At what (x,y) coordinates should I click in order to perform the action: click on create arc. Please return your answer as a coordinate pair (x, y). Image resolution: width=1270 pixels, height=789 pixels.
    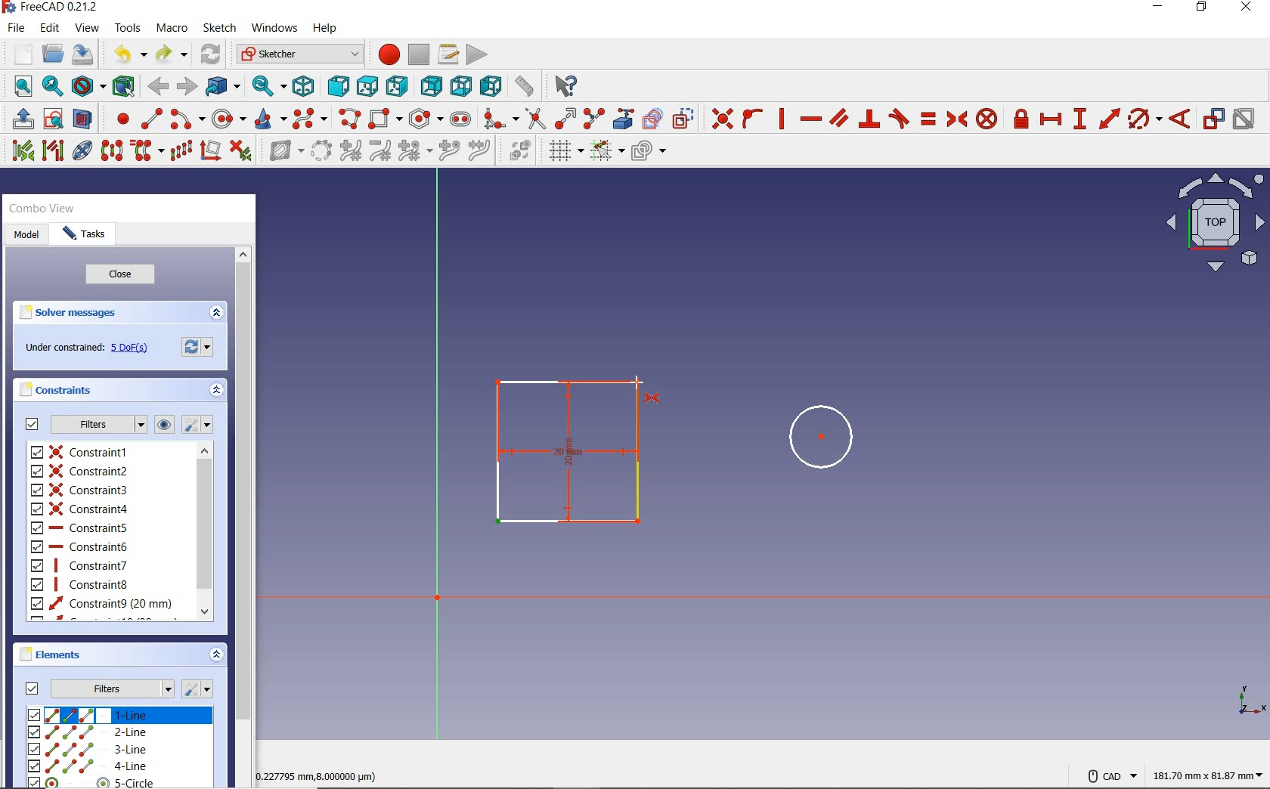
    Looking at the image, I should click on (186, 119).